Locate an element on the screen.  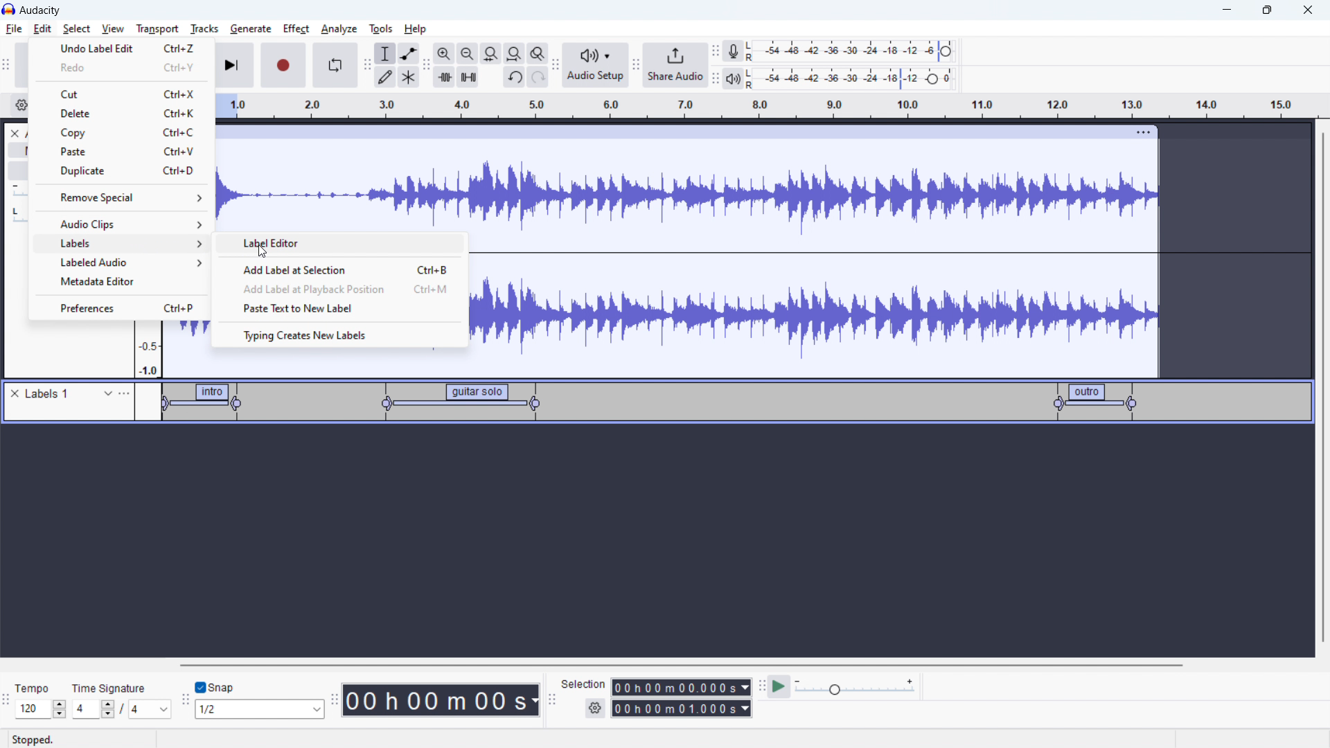
selection end time is located at coordinates (682, 709).